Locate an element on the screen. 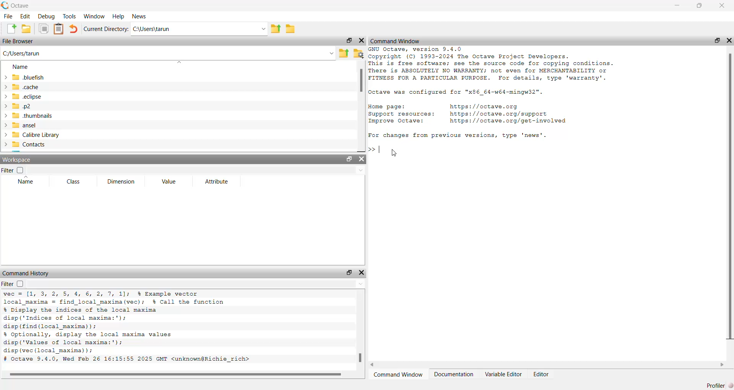 The width and height of the screenshot is (734, 390). Undock Widget is located at coordinates (717, 40).